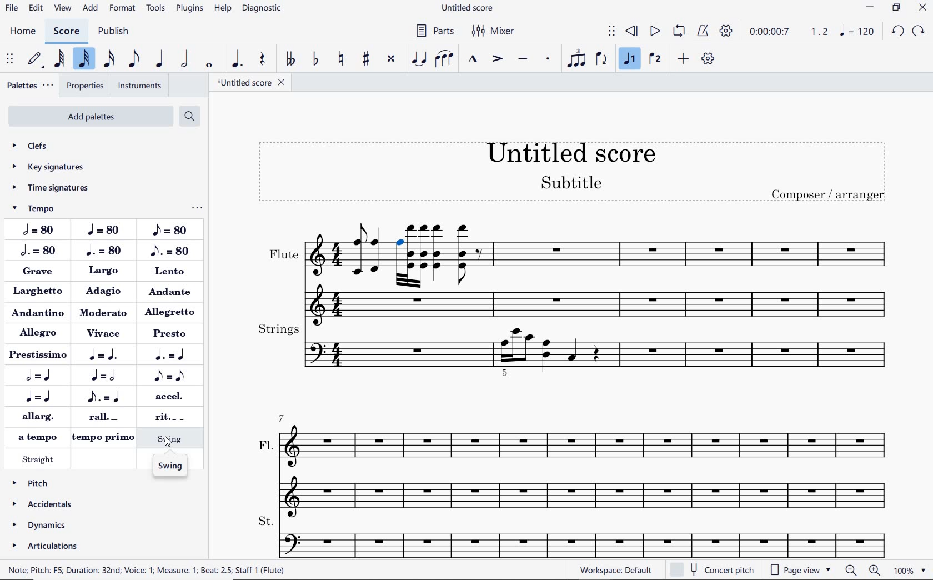 Image resolution: width=933 pixels, height=580 pixels. What do you see at coordinates (103, 312) in the screenshot?
I see `MODERATO` at bounding box center [103, 312].